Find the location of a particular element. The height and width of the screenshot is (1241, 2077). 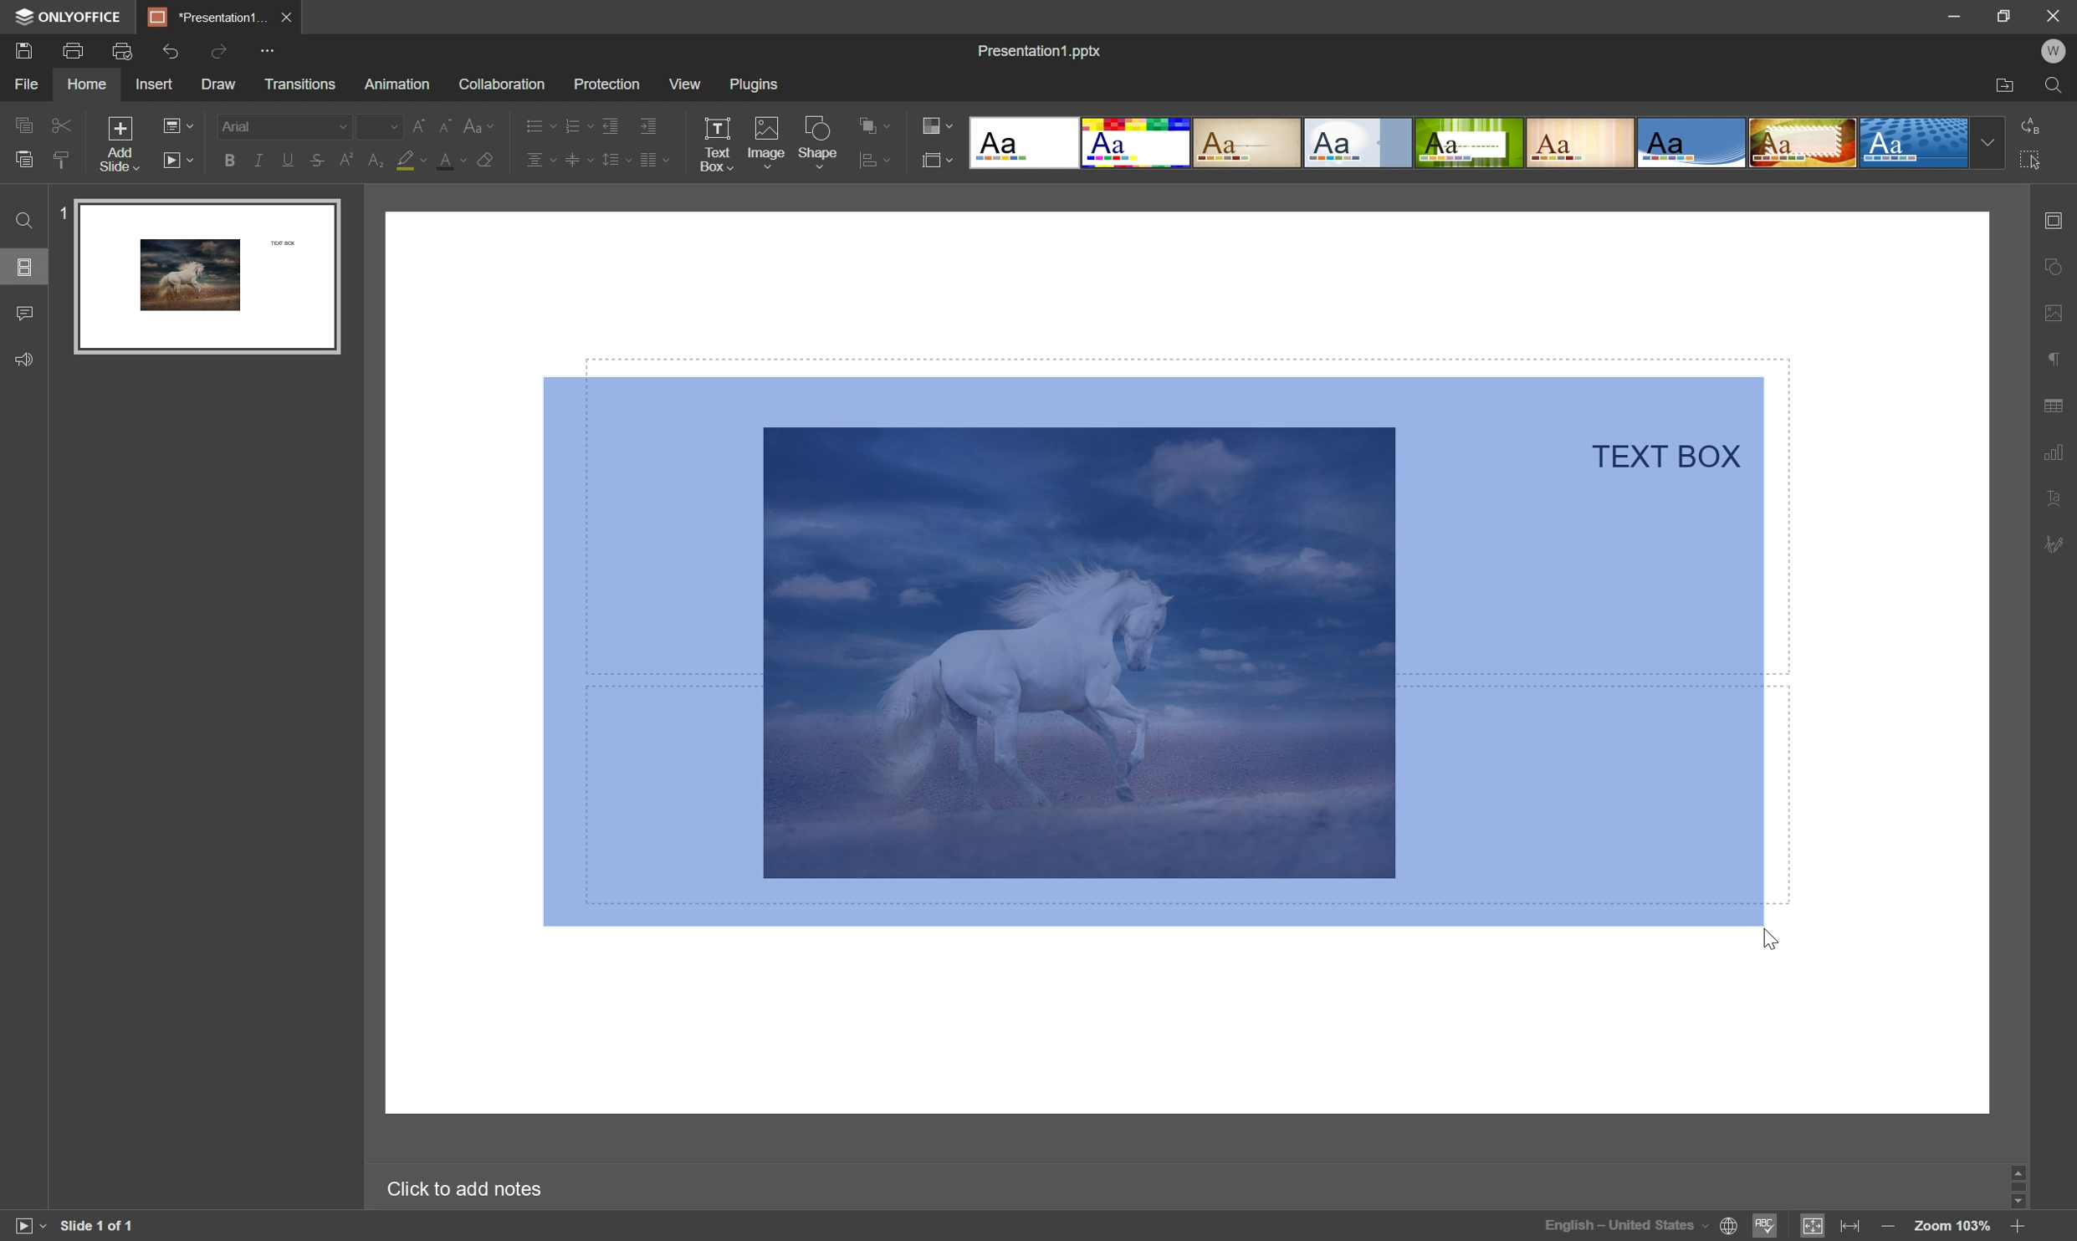

file is located at coordinates (23, 84).